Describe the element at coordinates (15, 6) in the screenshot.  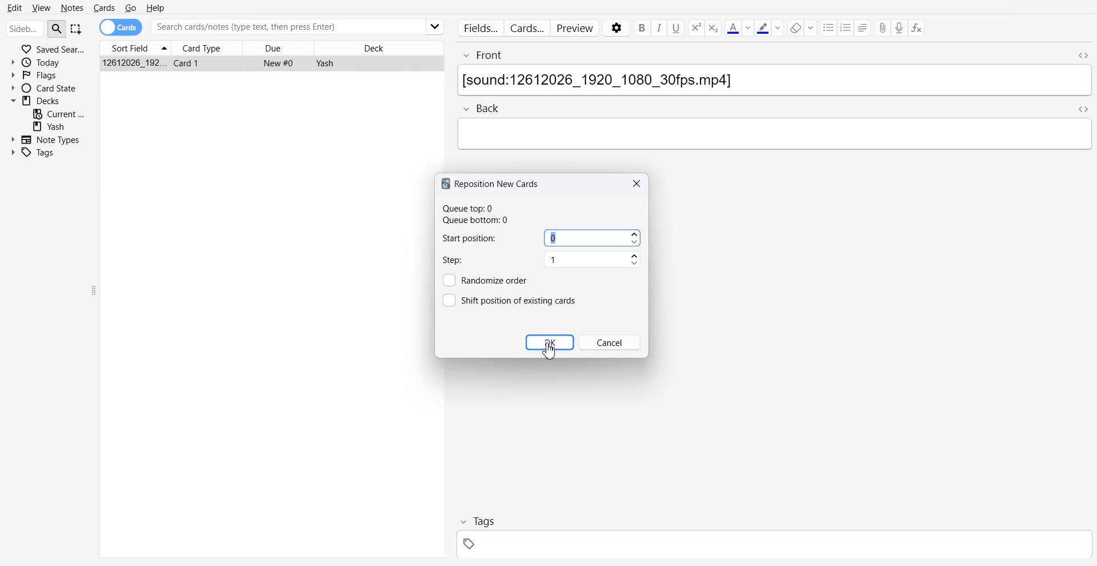
I see `Edit` at that location.